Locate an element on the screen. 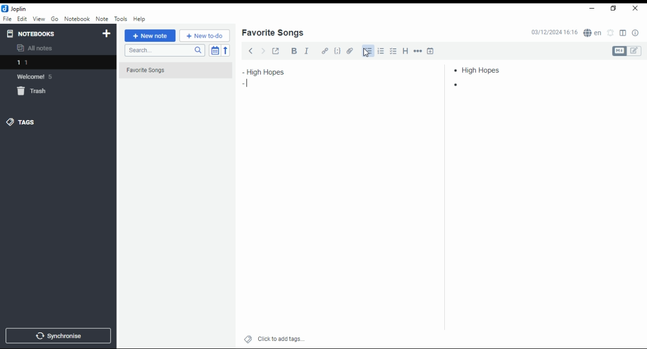 This screenshot has height=349, width=647. high hopes is located at coordinates (276, 72).